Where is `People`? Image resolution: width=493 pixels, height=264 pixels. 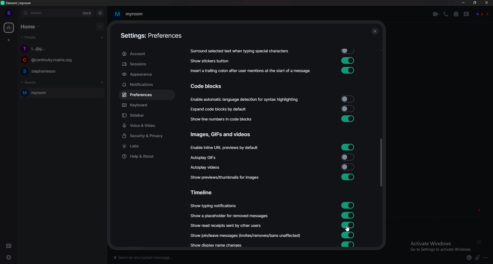
People is located at coordinates (27, 38).